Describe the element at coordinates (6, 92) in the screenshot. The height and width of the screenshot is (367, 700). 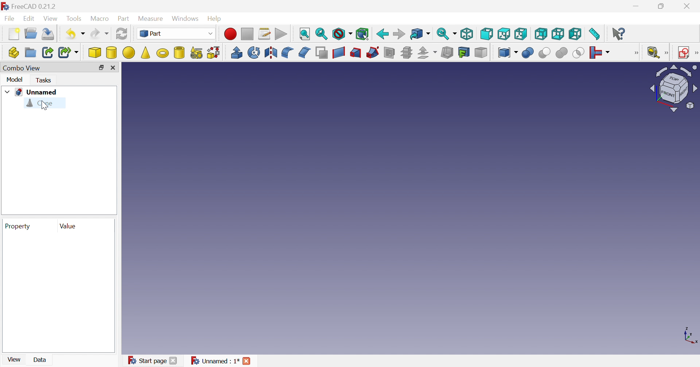
I see `Drop down` at that location.